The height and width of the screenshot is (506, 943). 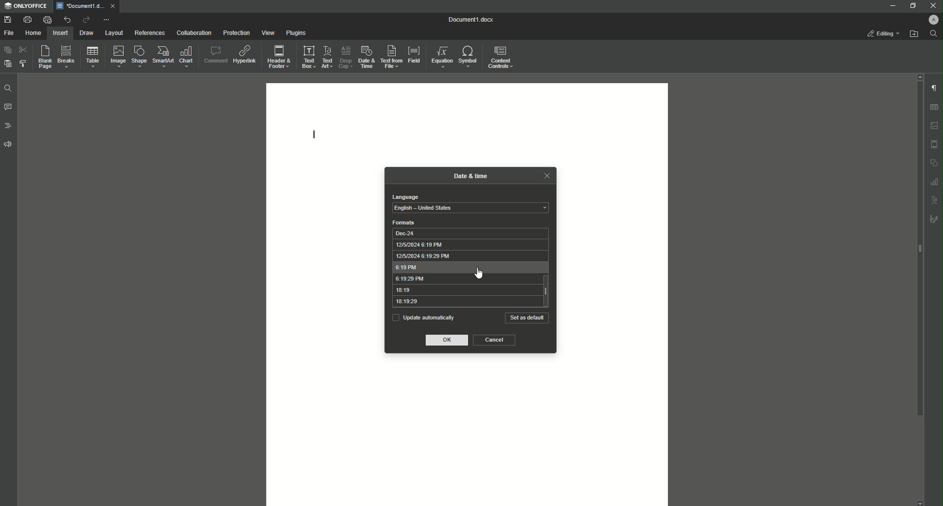 What do you see at coordinates (7, 88) in the screenshot?
I see `Find` at bounding box center [7, 88].